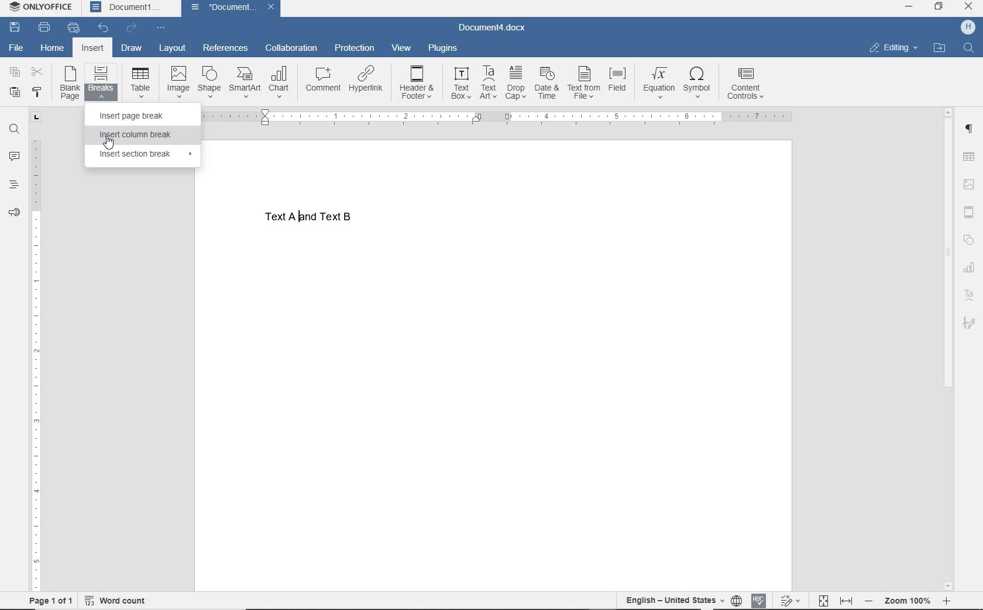 This screenshot has width=983, height=610. I want to click on INSERT COLUMN BREAK, so click(137, 136).